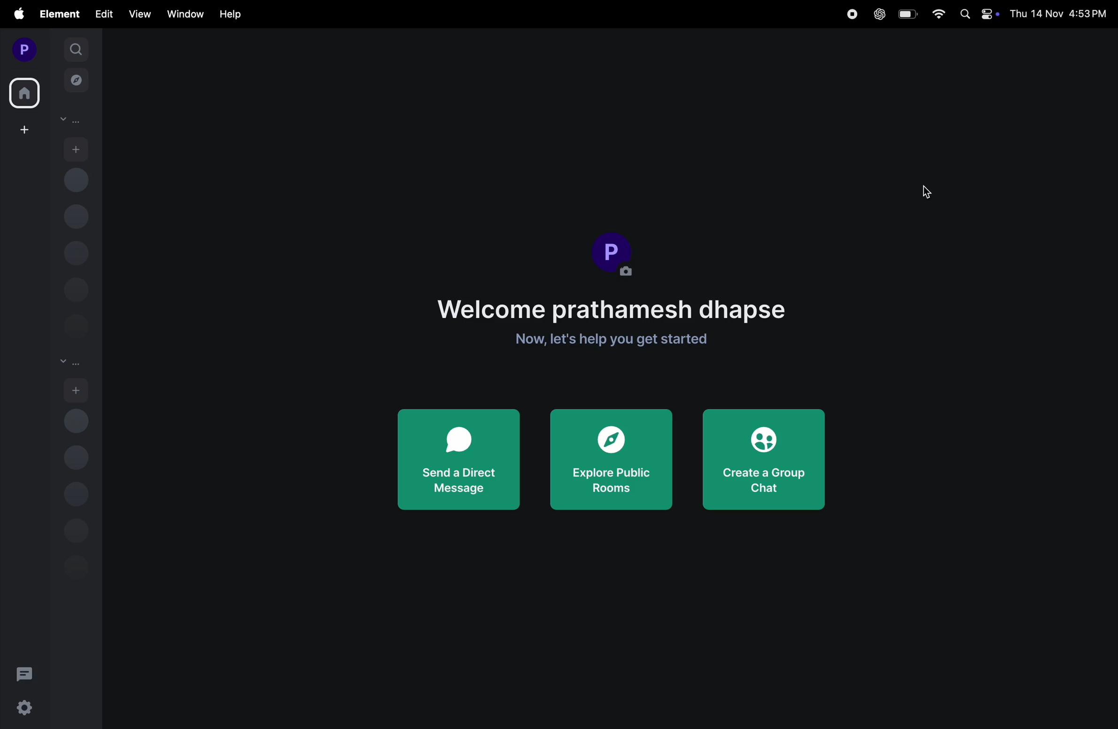 The image size is (1118, 729). I want to click on chat gpt, so click(878, 14).